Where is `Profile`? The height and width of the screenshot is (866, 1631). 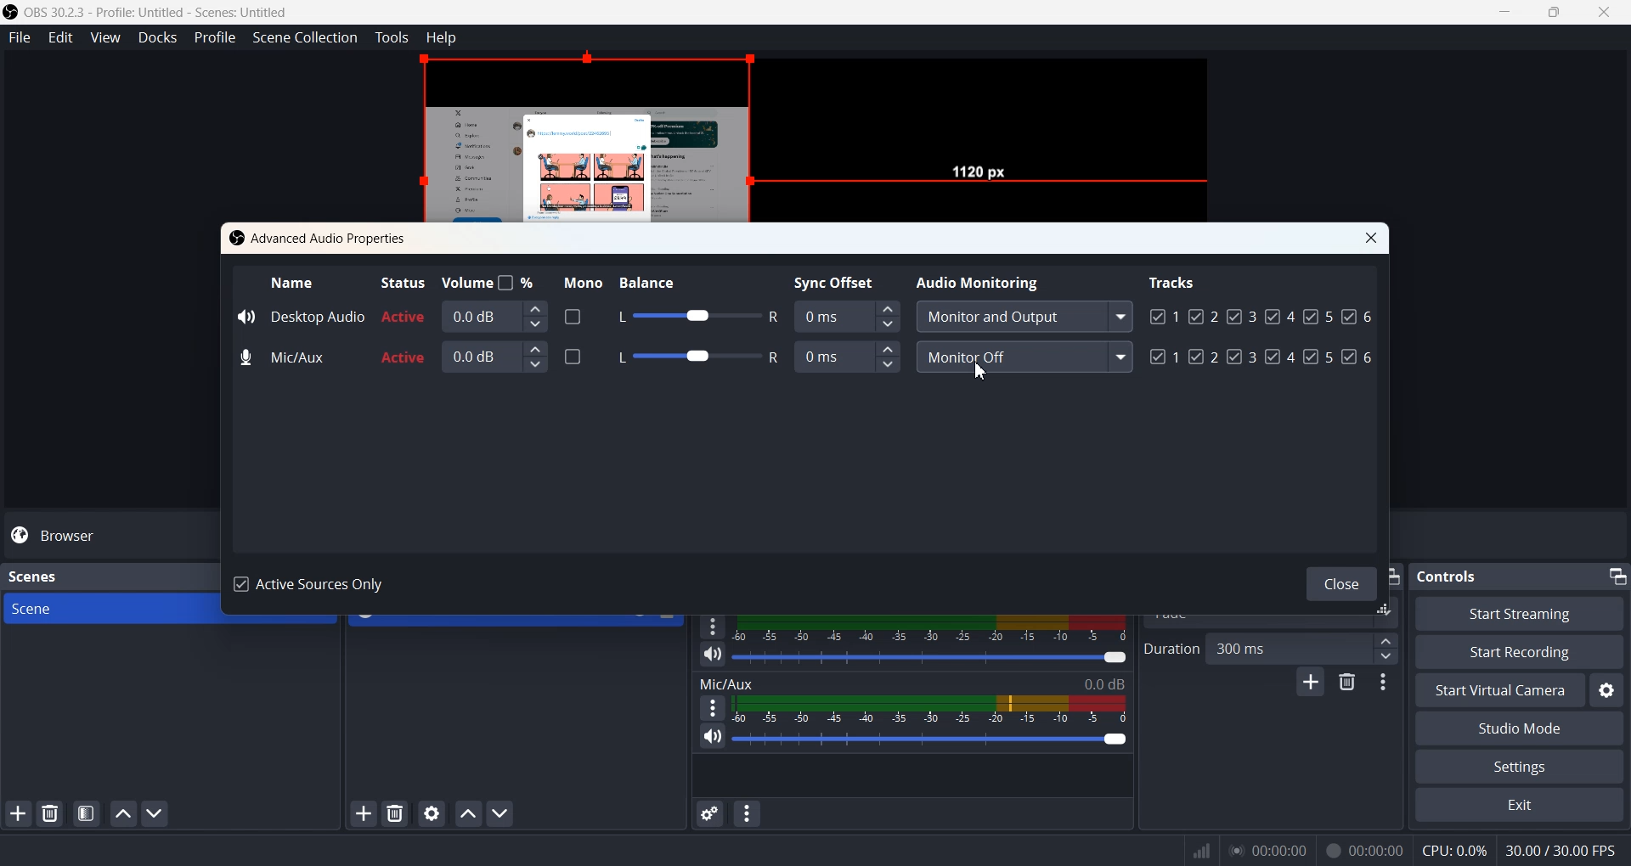 Profile is located at coordinates (216, 37).